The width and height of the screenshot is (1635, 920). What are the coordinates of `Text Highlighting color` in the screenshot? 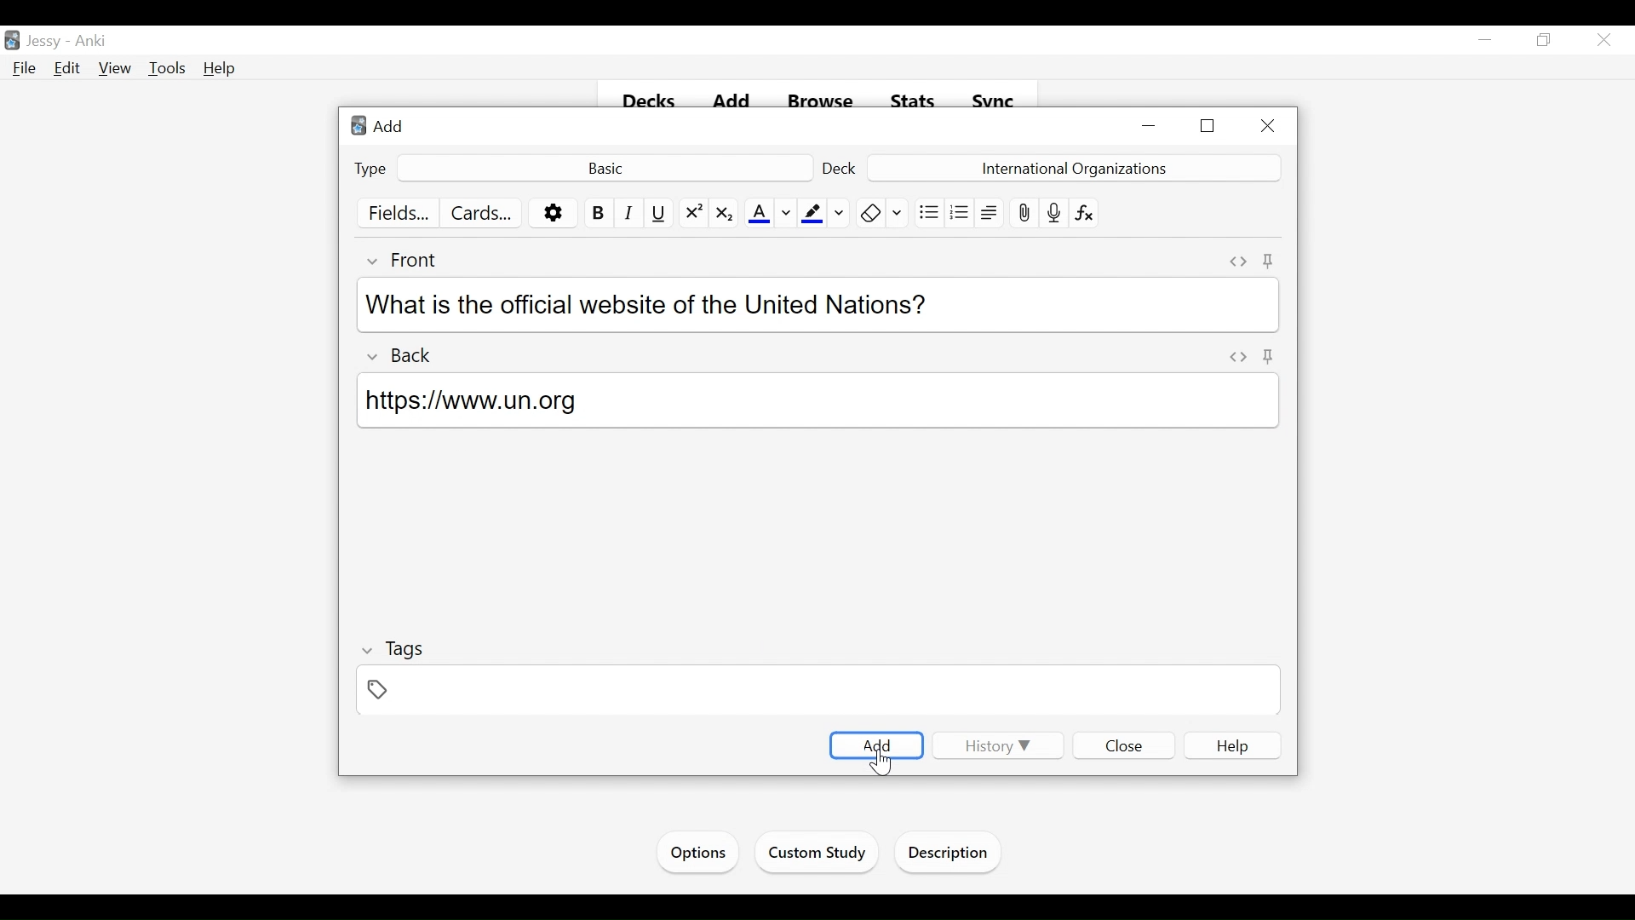 It's located at (812, 213).